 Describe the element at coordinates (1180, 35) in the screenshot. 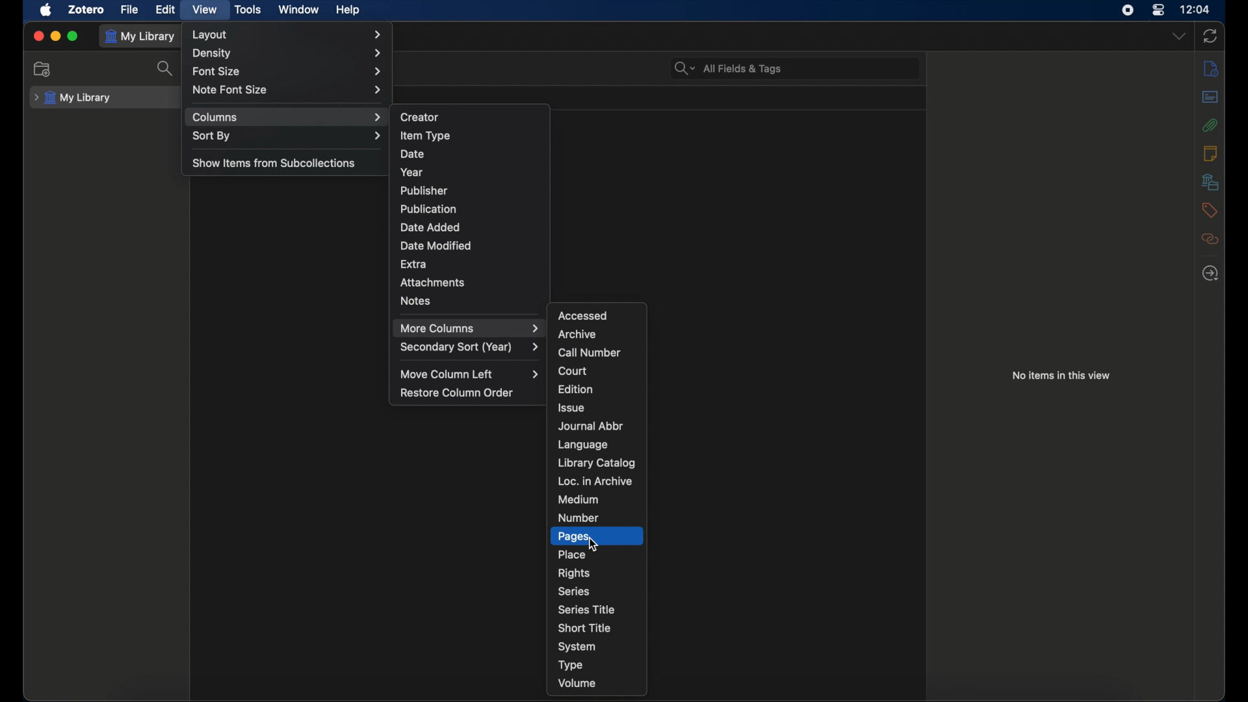

I see `dropdown` at that location.